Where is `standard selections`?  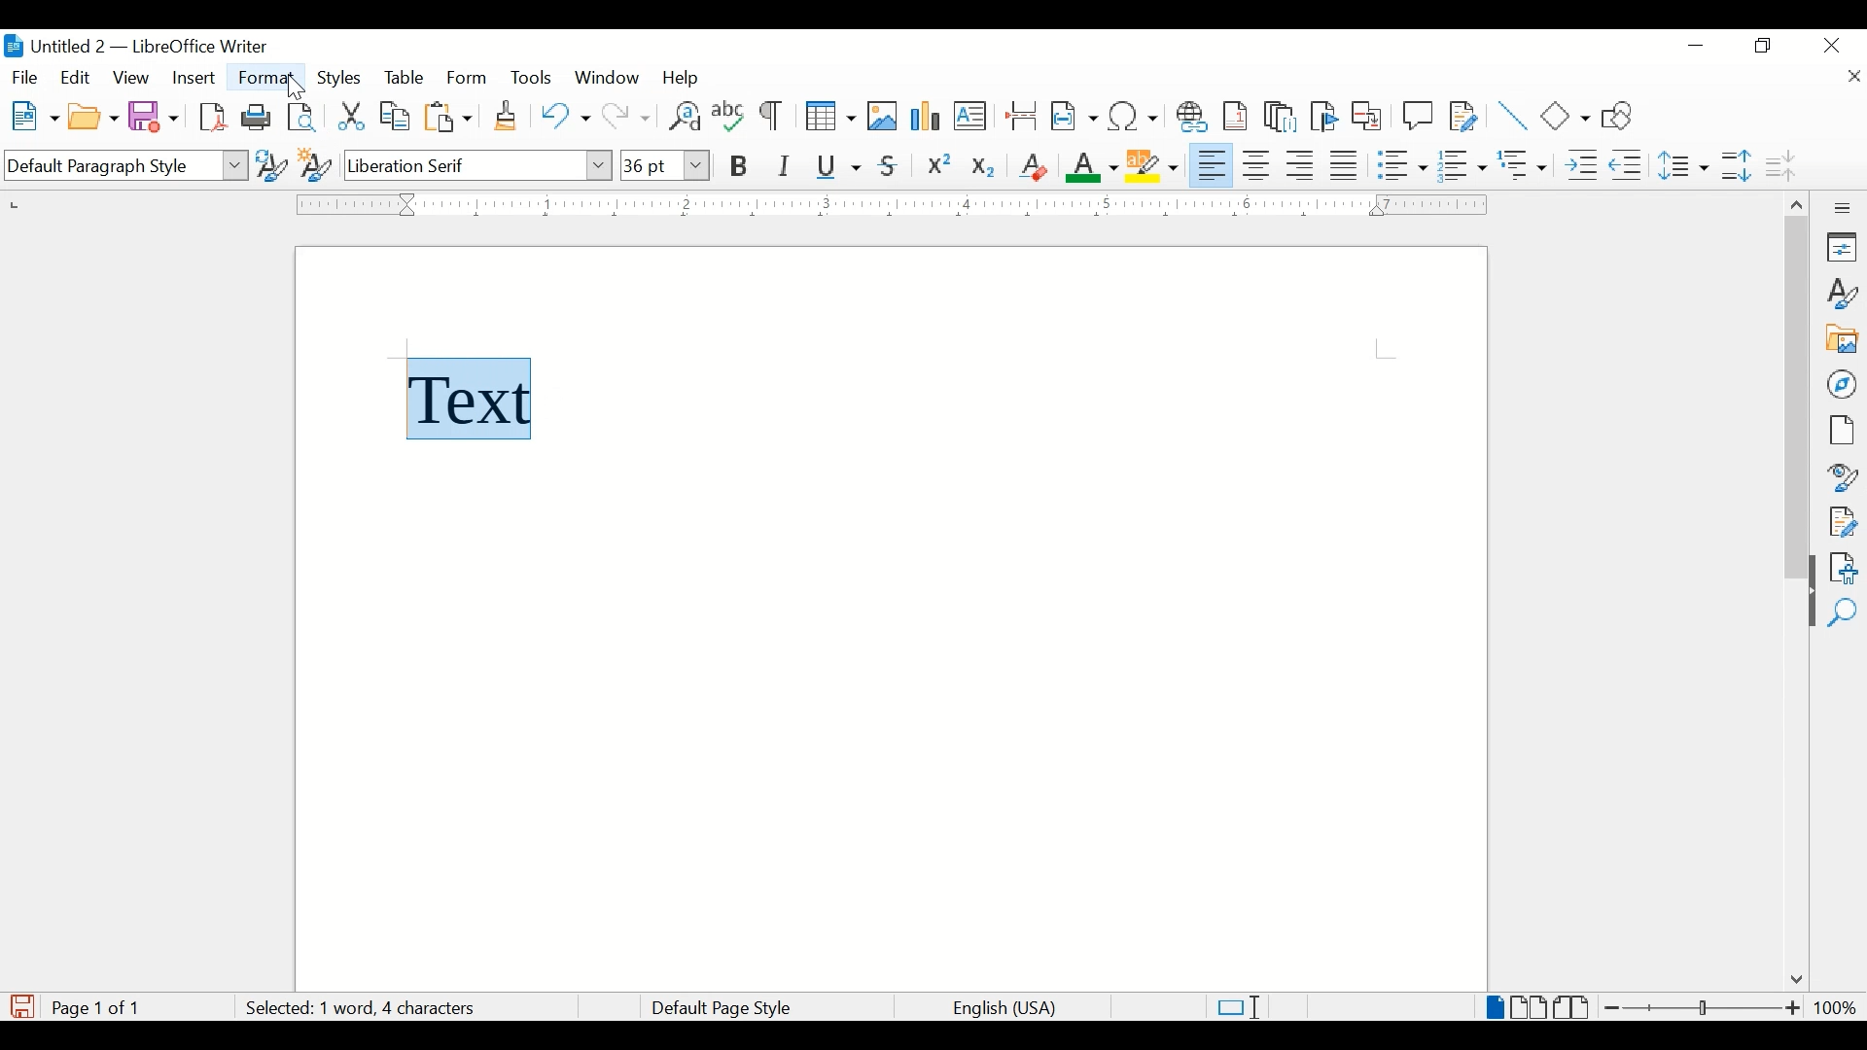
standard selections is located at coordinates (1238, 1006).